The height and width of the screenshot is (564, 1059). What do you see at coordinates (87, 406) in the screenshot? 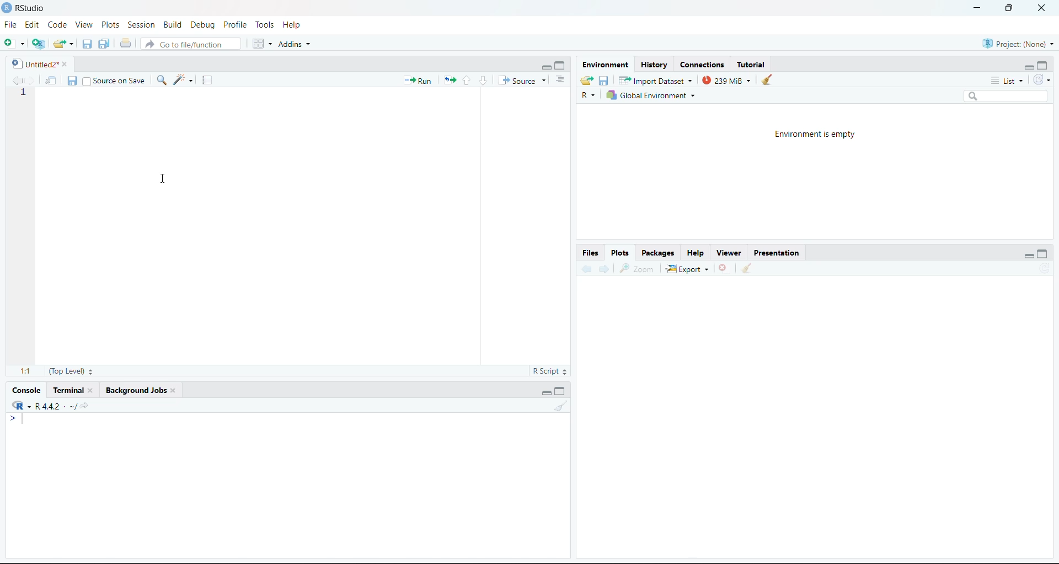
I see `View the current working directory` at bounding box center [87, 406].